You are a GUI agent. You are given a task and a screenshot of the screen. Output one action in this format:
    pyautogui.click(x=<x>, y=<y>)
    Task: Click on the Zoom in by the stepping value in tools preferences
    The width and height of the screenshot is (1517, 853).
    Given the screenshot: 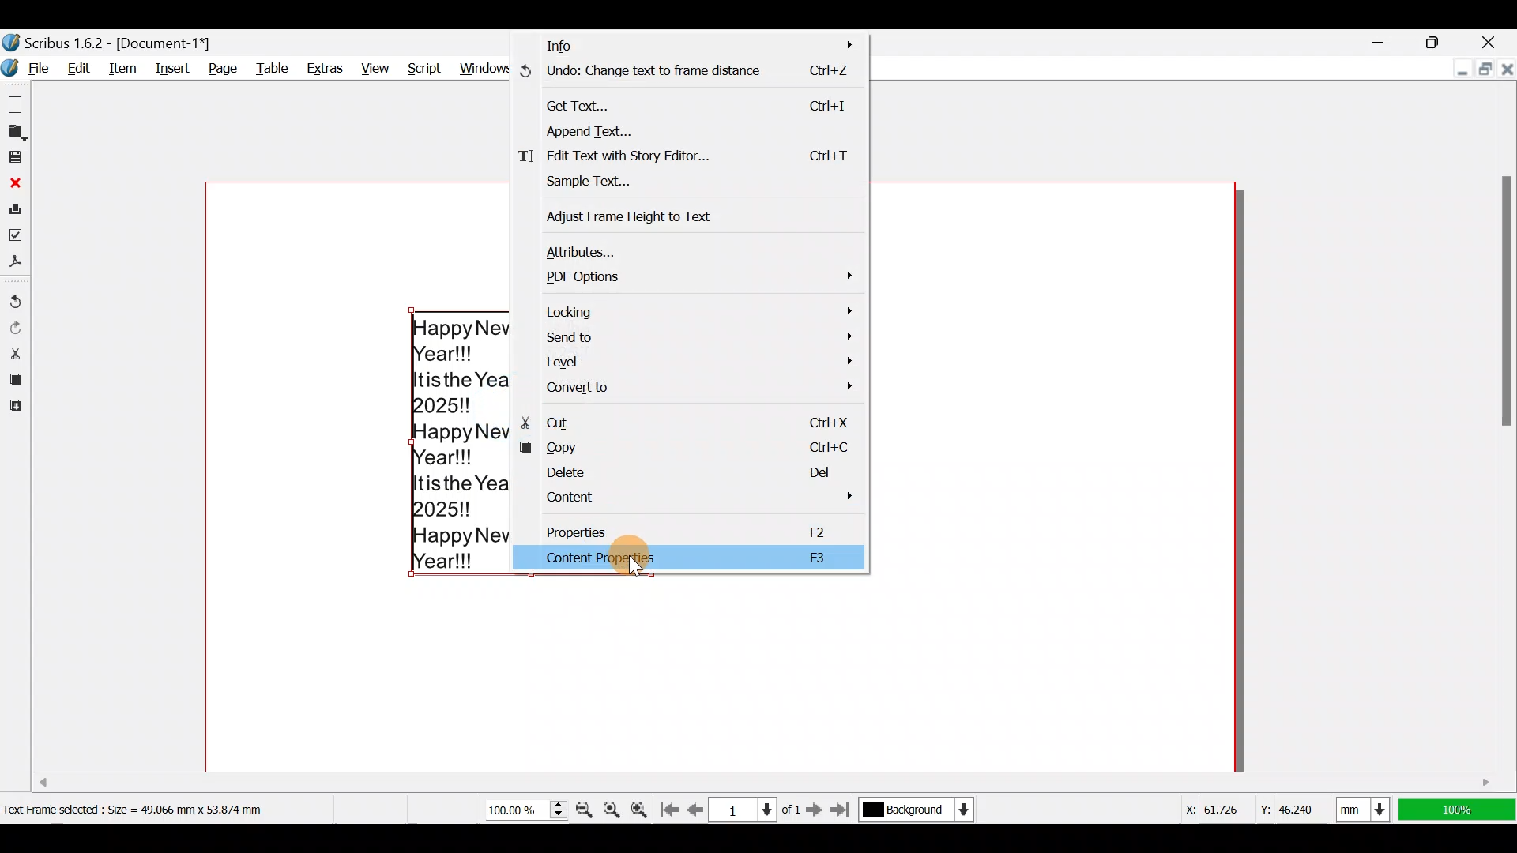 What is the action you would take?
    pyautogui.click(x=643, y=806)
    